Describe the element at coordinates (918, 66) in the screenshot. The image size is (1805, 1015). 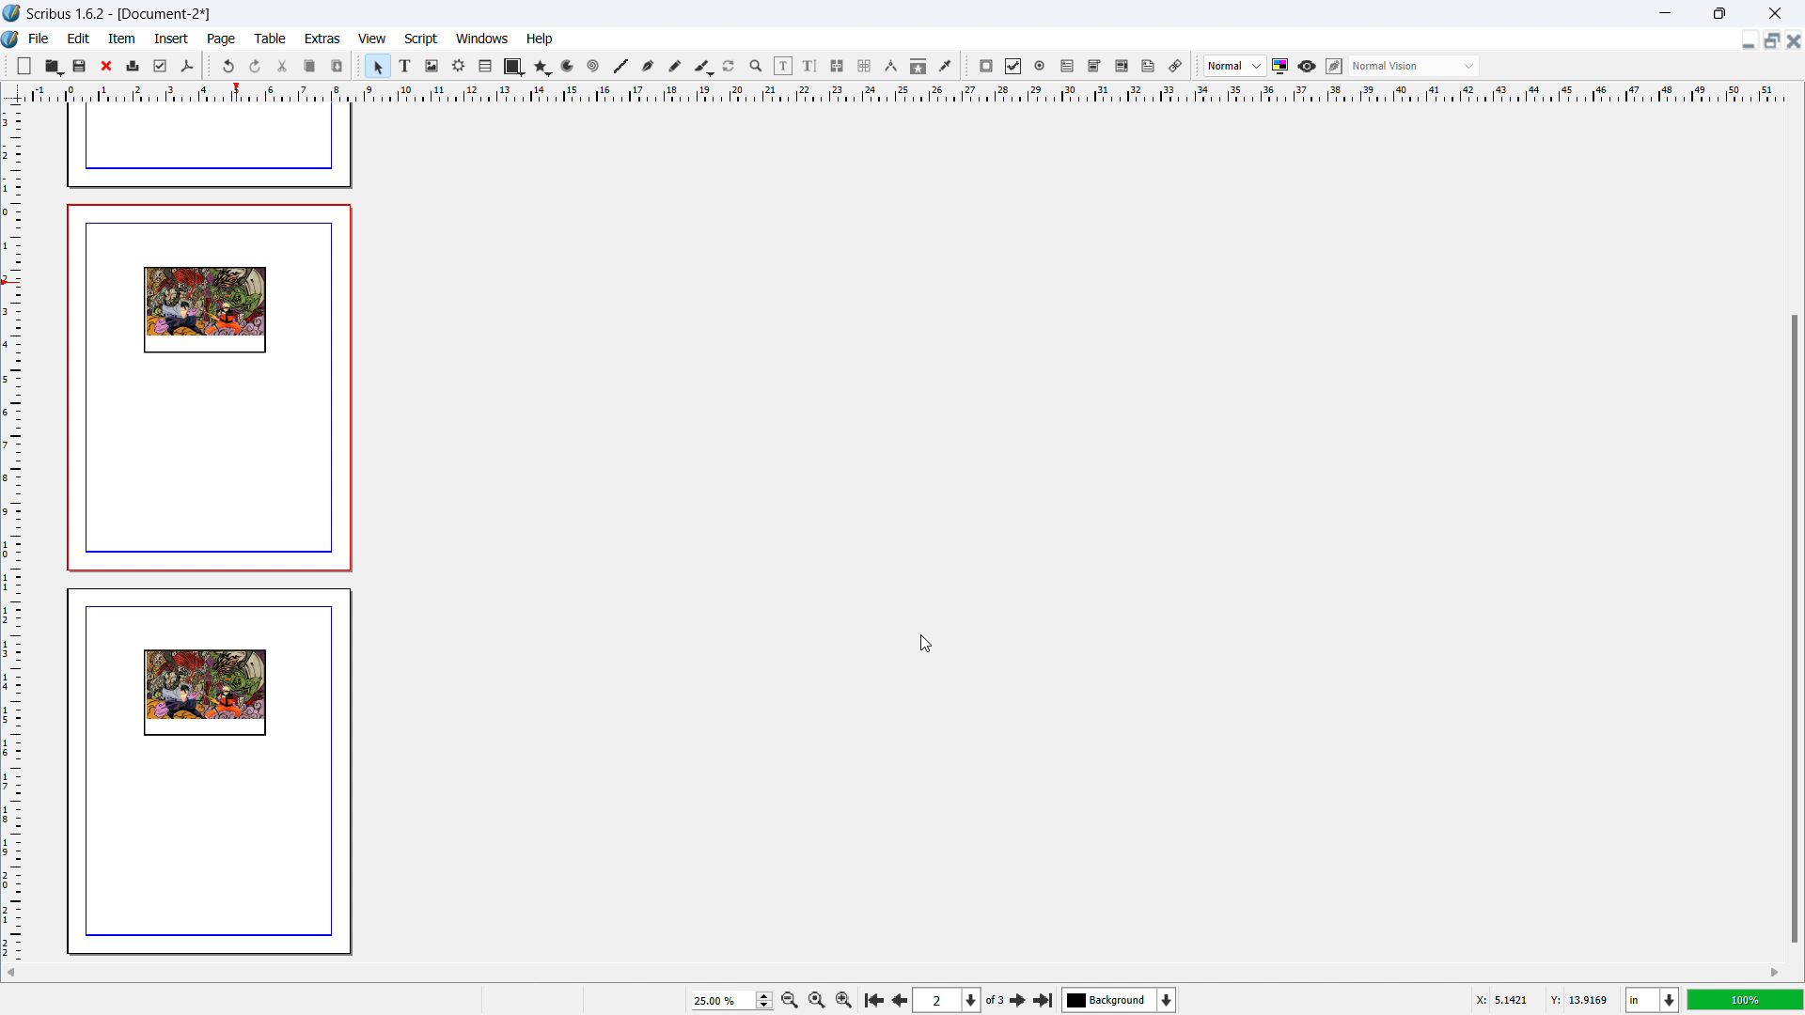
I see `copy item properties` at that location.